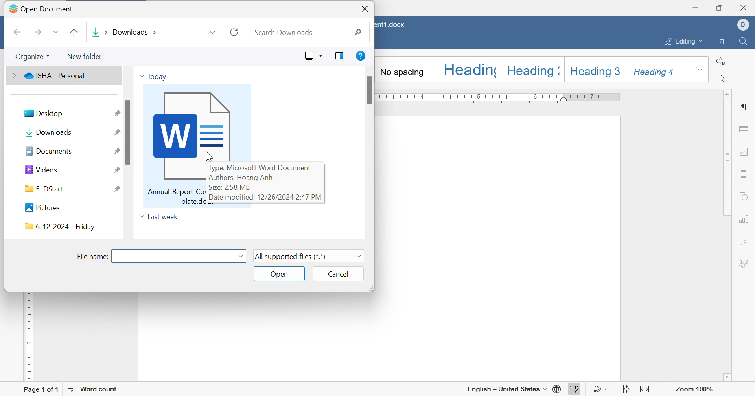 The width and height of the screenshot is (755, 396). I want to click on drop down, so click(700, 70).